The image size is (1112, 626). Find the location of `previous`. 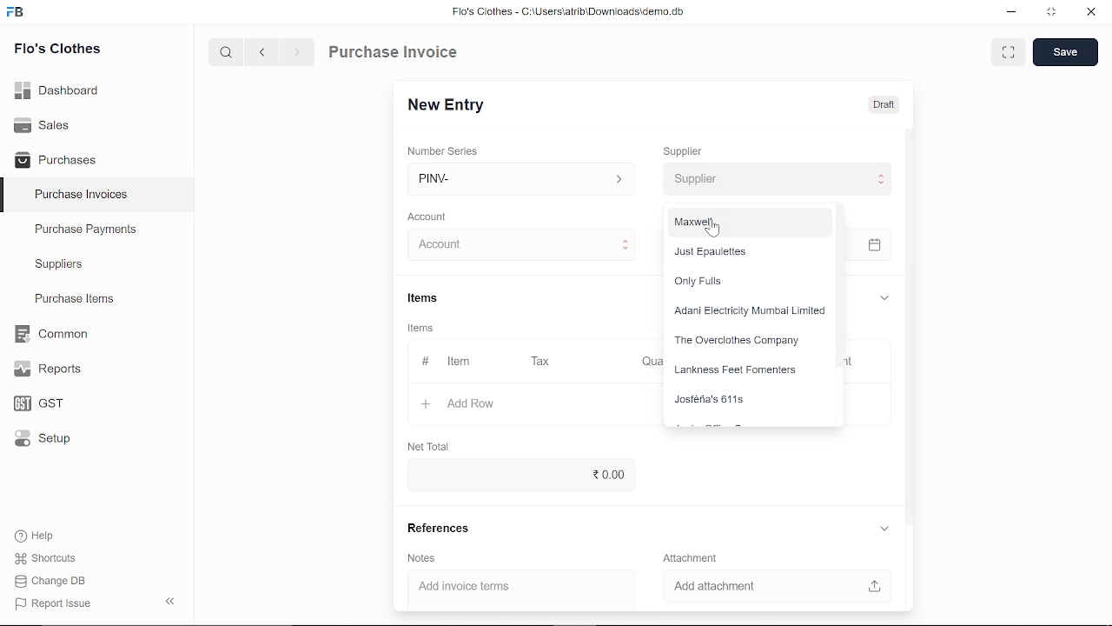

previous is located at coordinates (263, 54).